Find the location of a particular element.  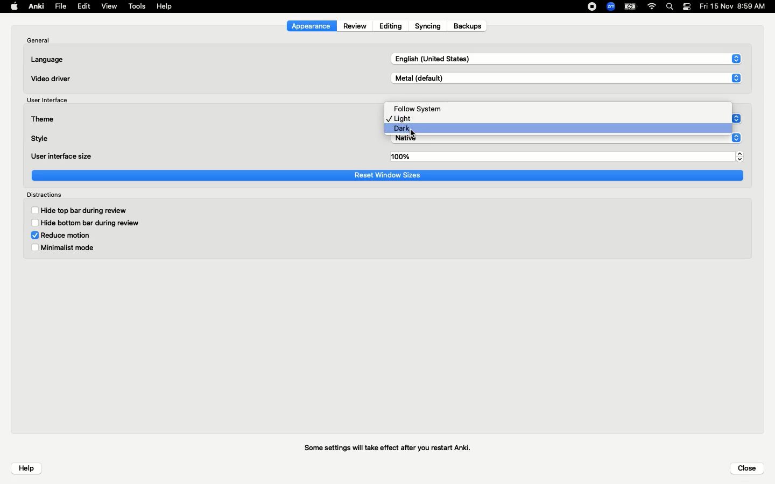

cursor is located at coordinates (413, 132).